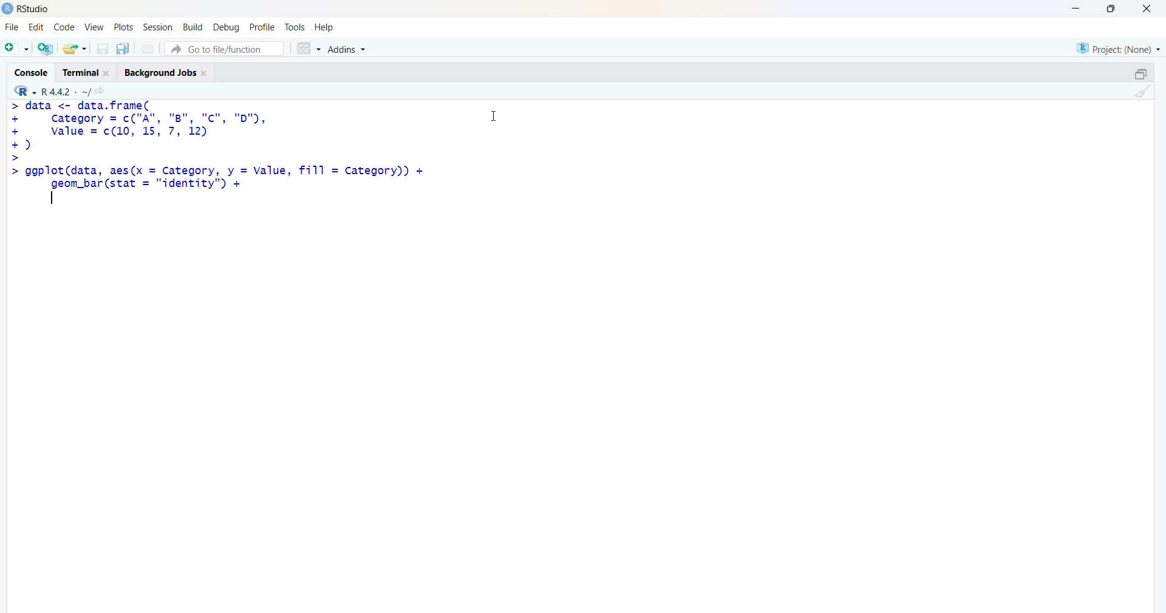  Describe the element at coordinates (103, 91) in the screenshot. I see `go to directiory` at that location.